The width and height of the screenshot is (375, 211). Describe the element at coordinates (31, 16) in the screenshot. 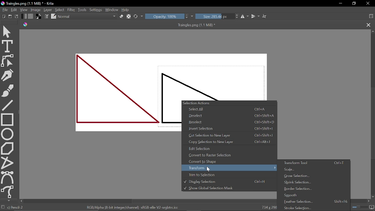

I see `Pattern fill` at that location.